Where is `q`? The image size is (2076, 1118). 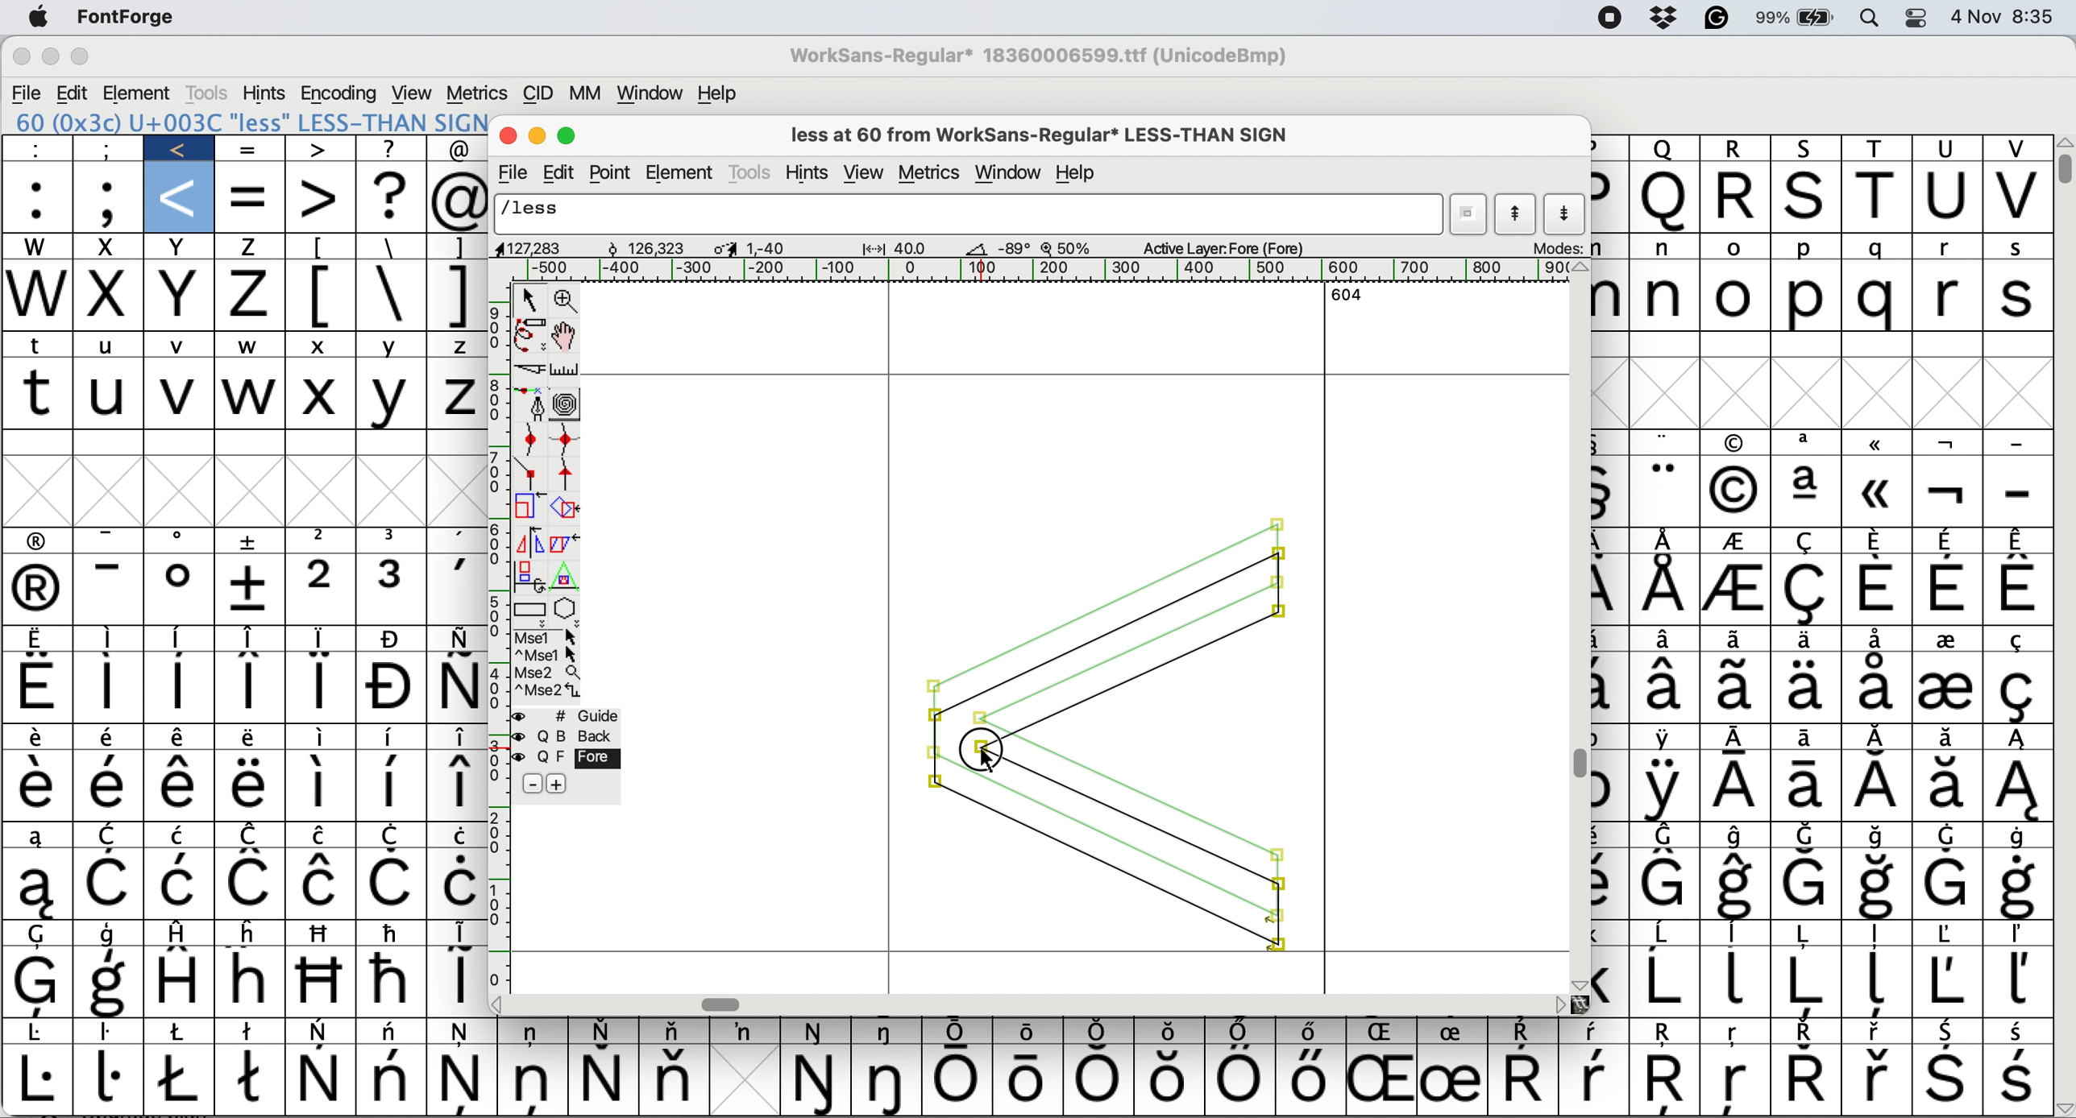
q is located at coordinates (1878, 296).